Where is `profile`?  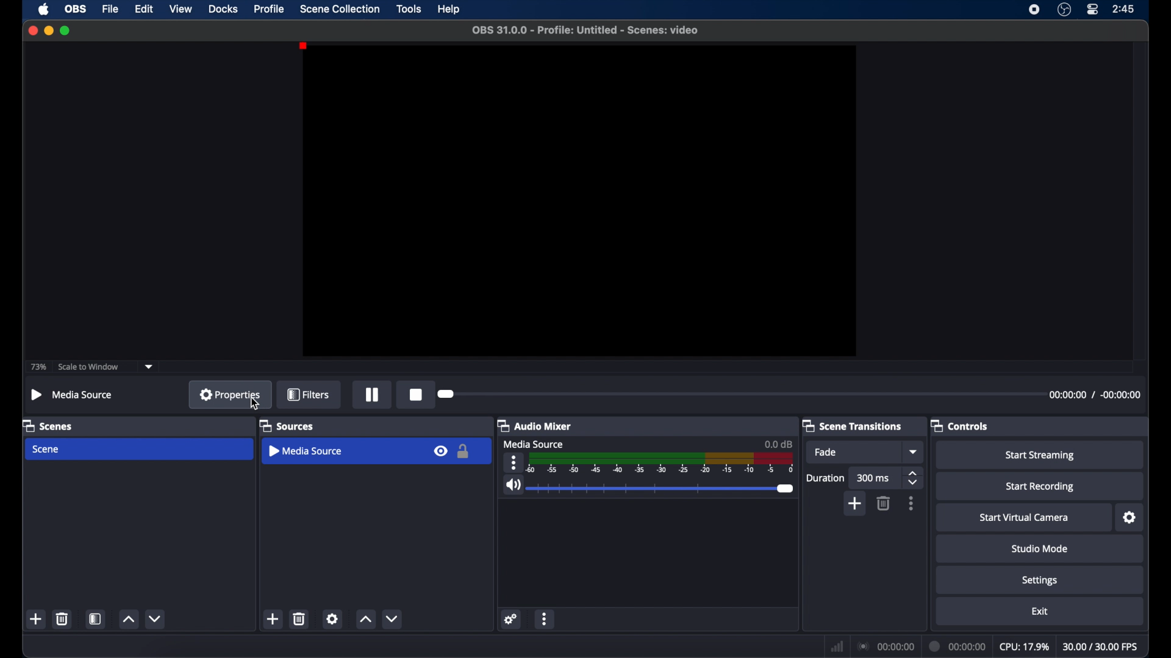
profile is located at coordinates (270, 9).